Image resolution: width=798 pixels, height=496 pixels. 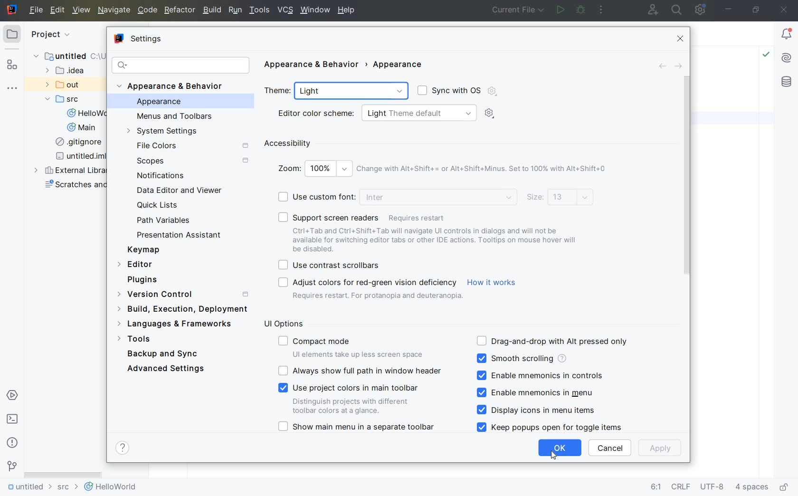 I want to click on APPEARANCE(selected), so click(x=185, y=102).